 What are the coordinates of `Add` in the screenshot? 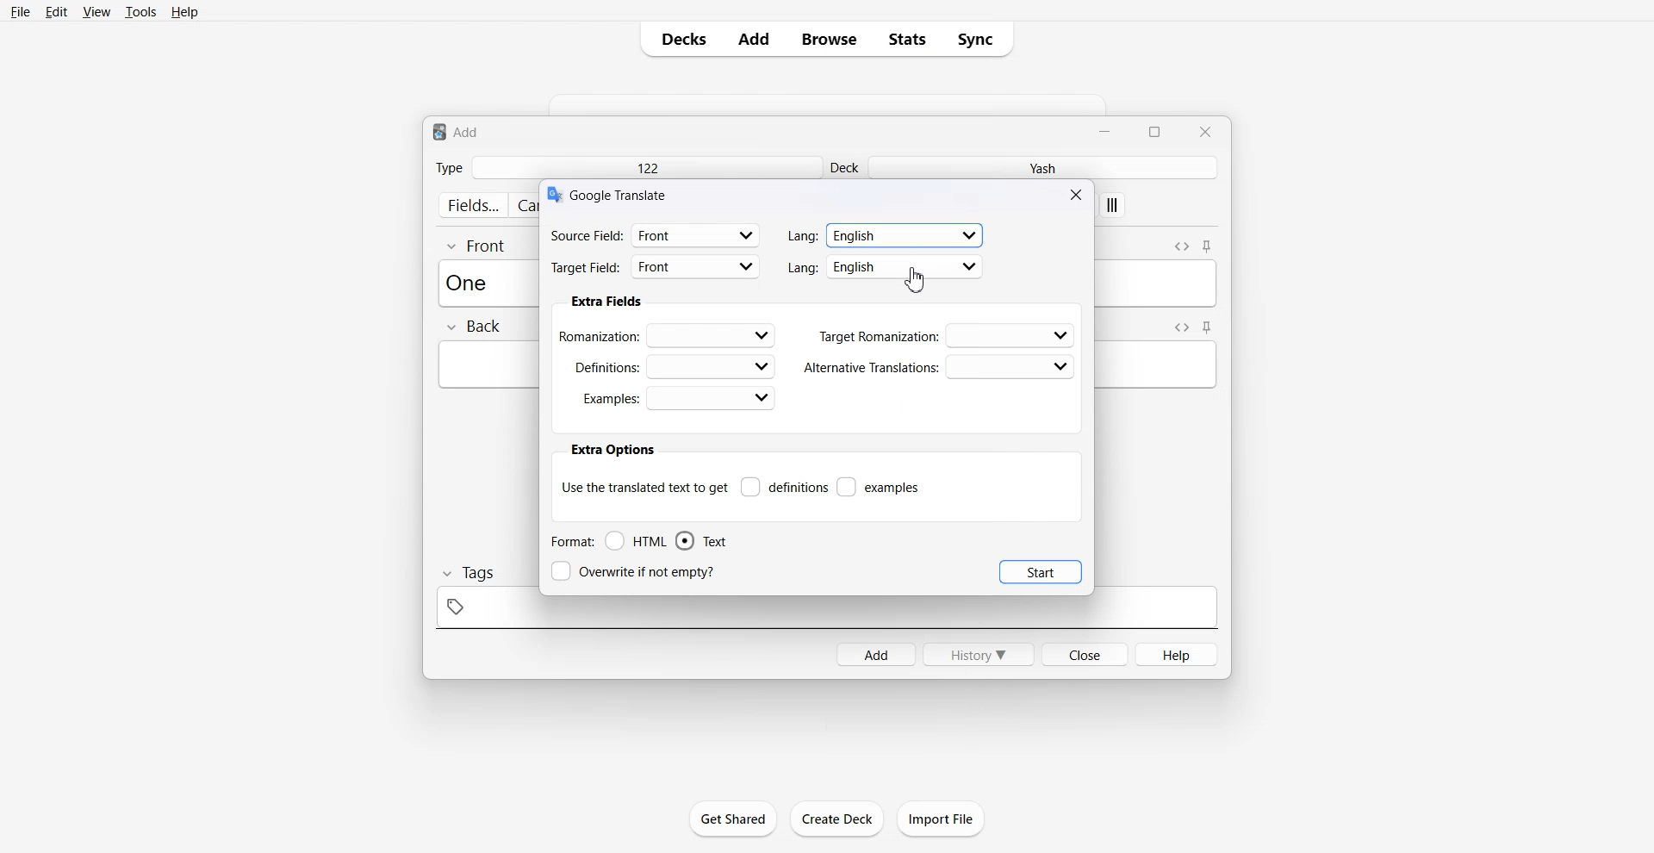 It's located at (875, 654).